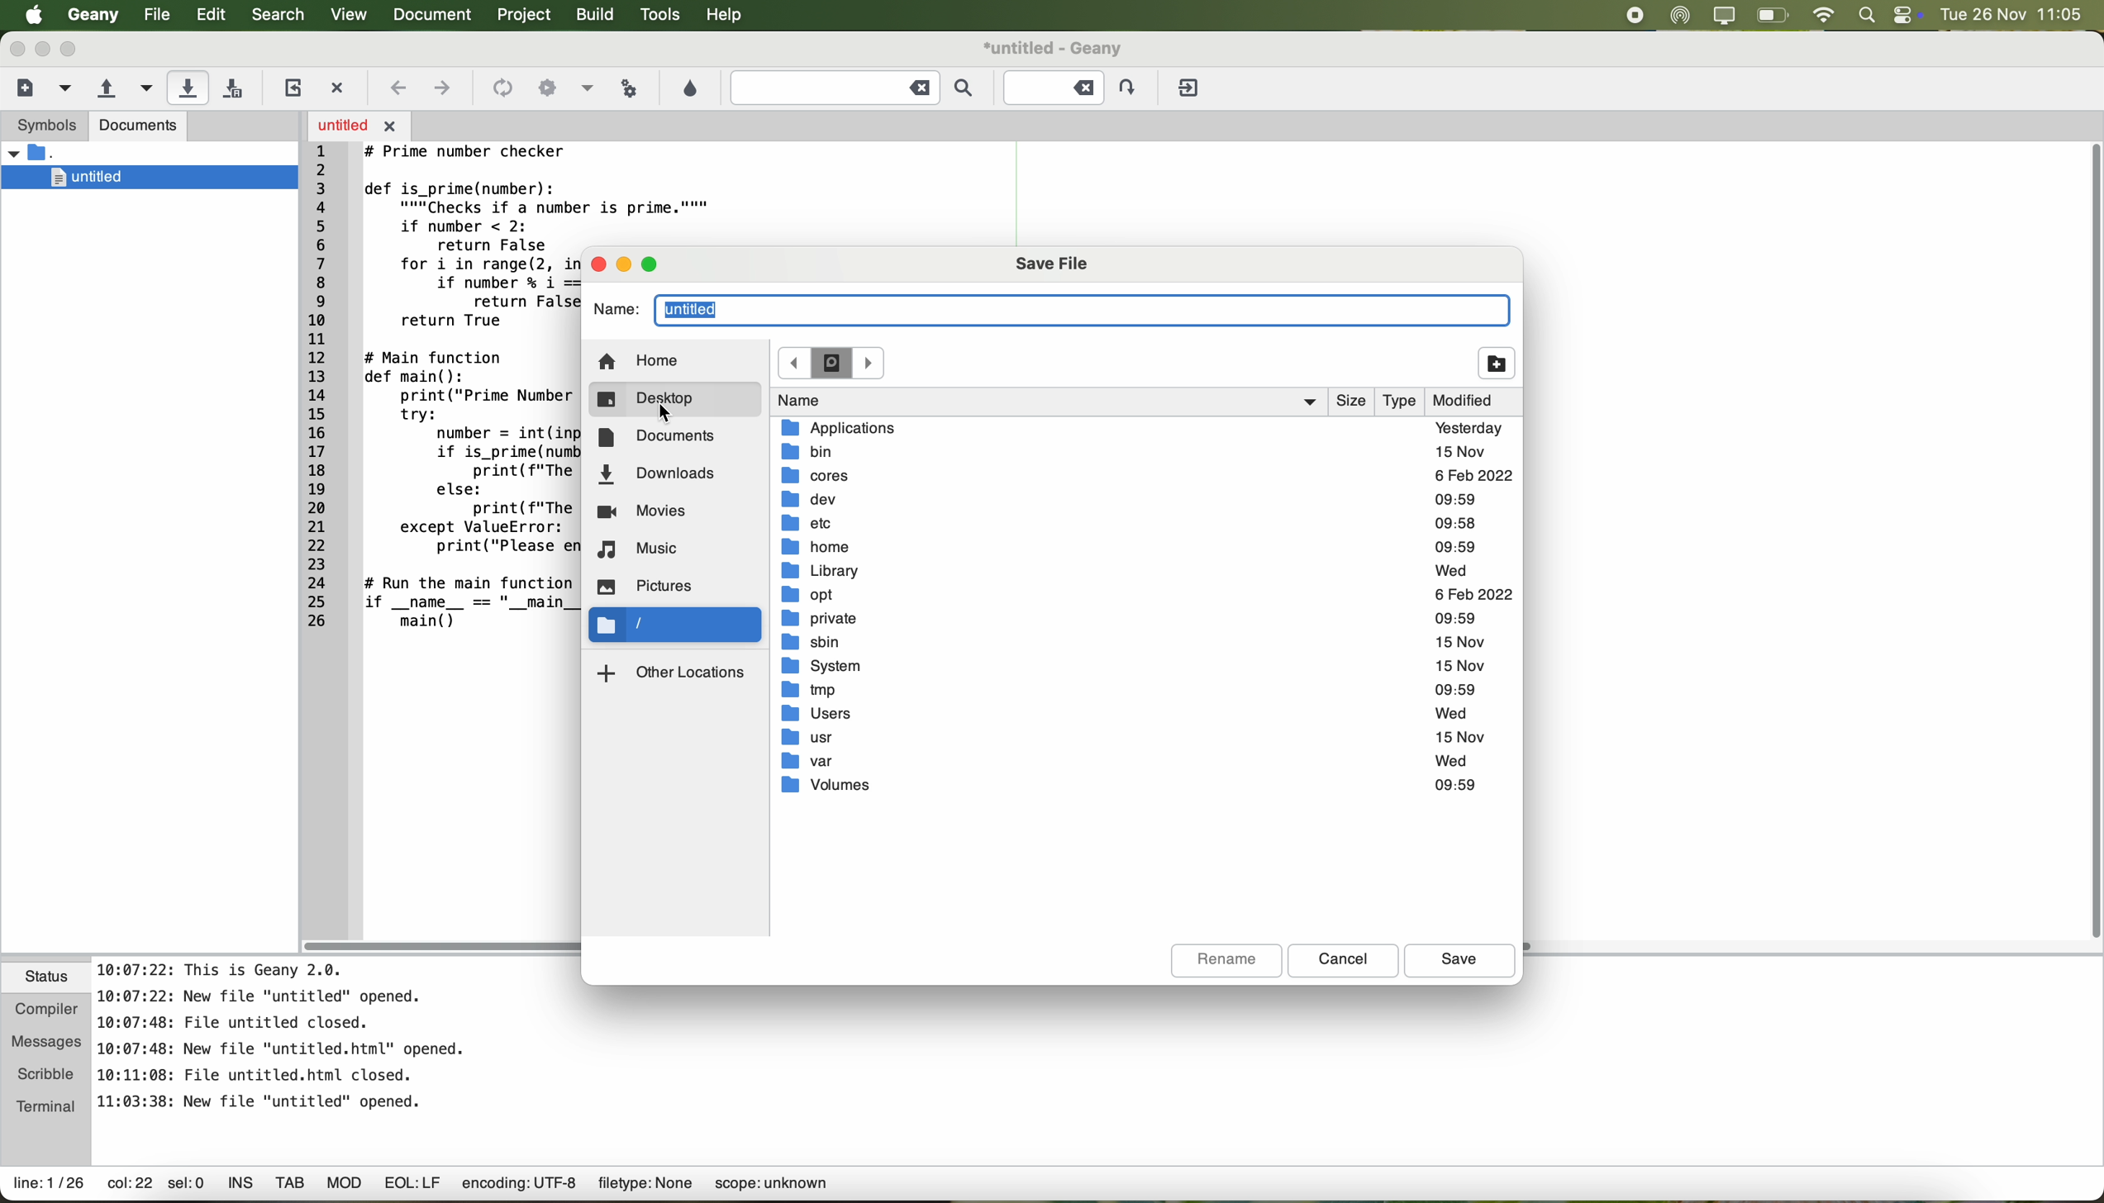 The width and height of the screenshot is (2104, 1203). What do you see at coordinates (1129, 524) in the screenshot?
I see `etc` at bounding box center [1129, 524].